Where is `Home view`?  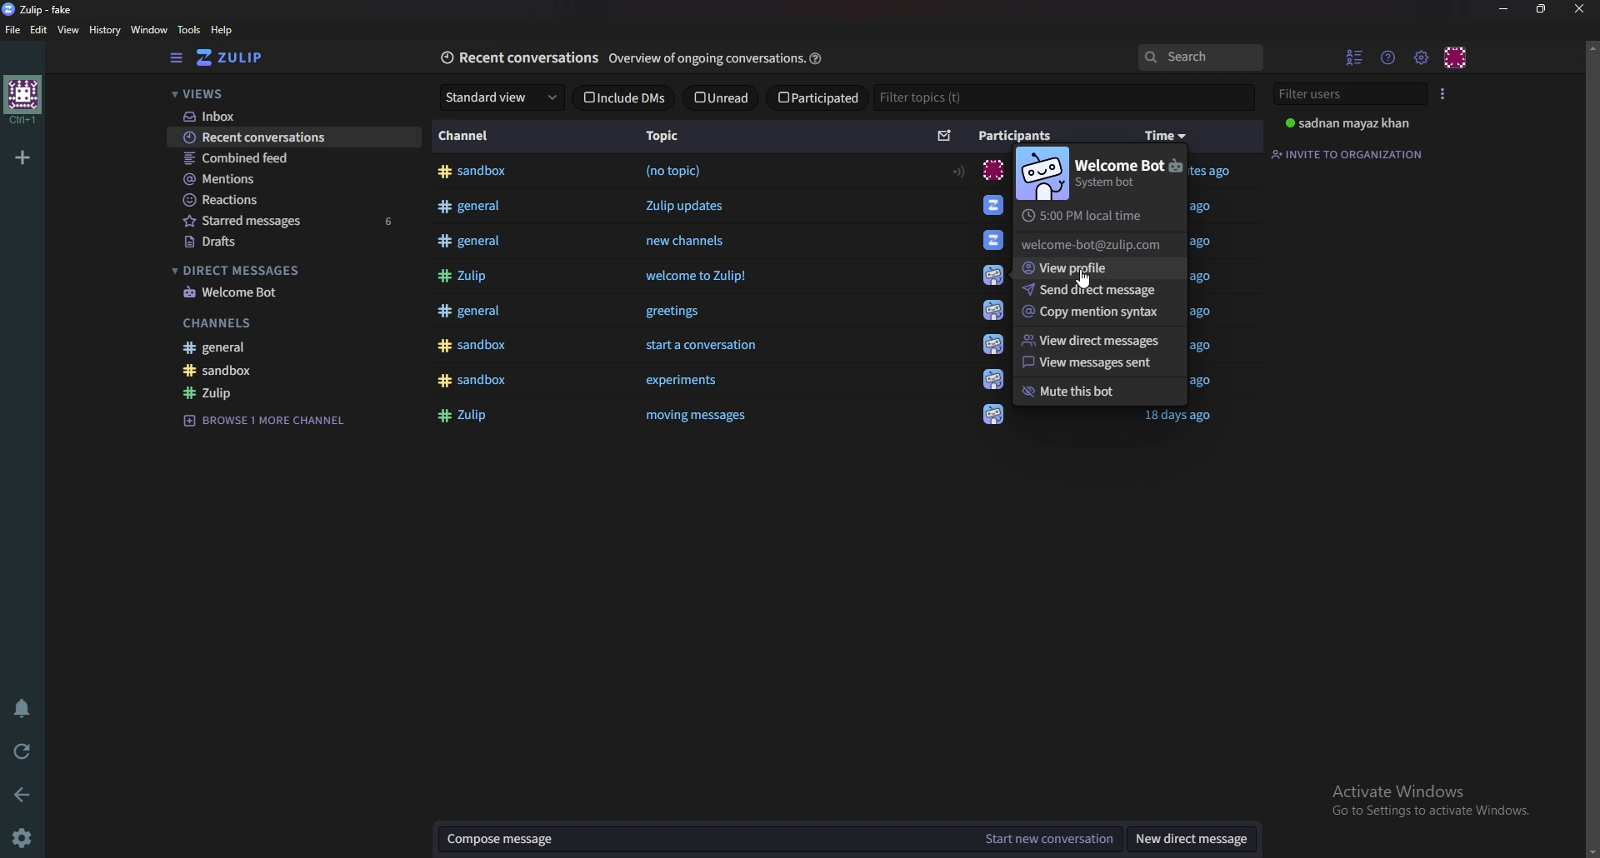 Home view is located at coordinates (239, 58).